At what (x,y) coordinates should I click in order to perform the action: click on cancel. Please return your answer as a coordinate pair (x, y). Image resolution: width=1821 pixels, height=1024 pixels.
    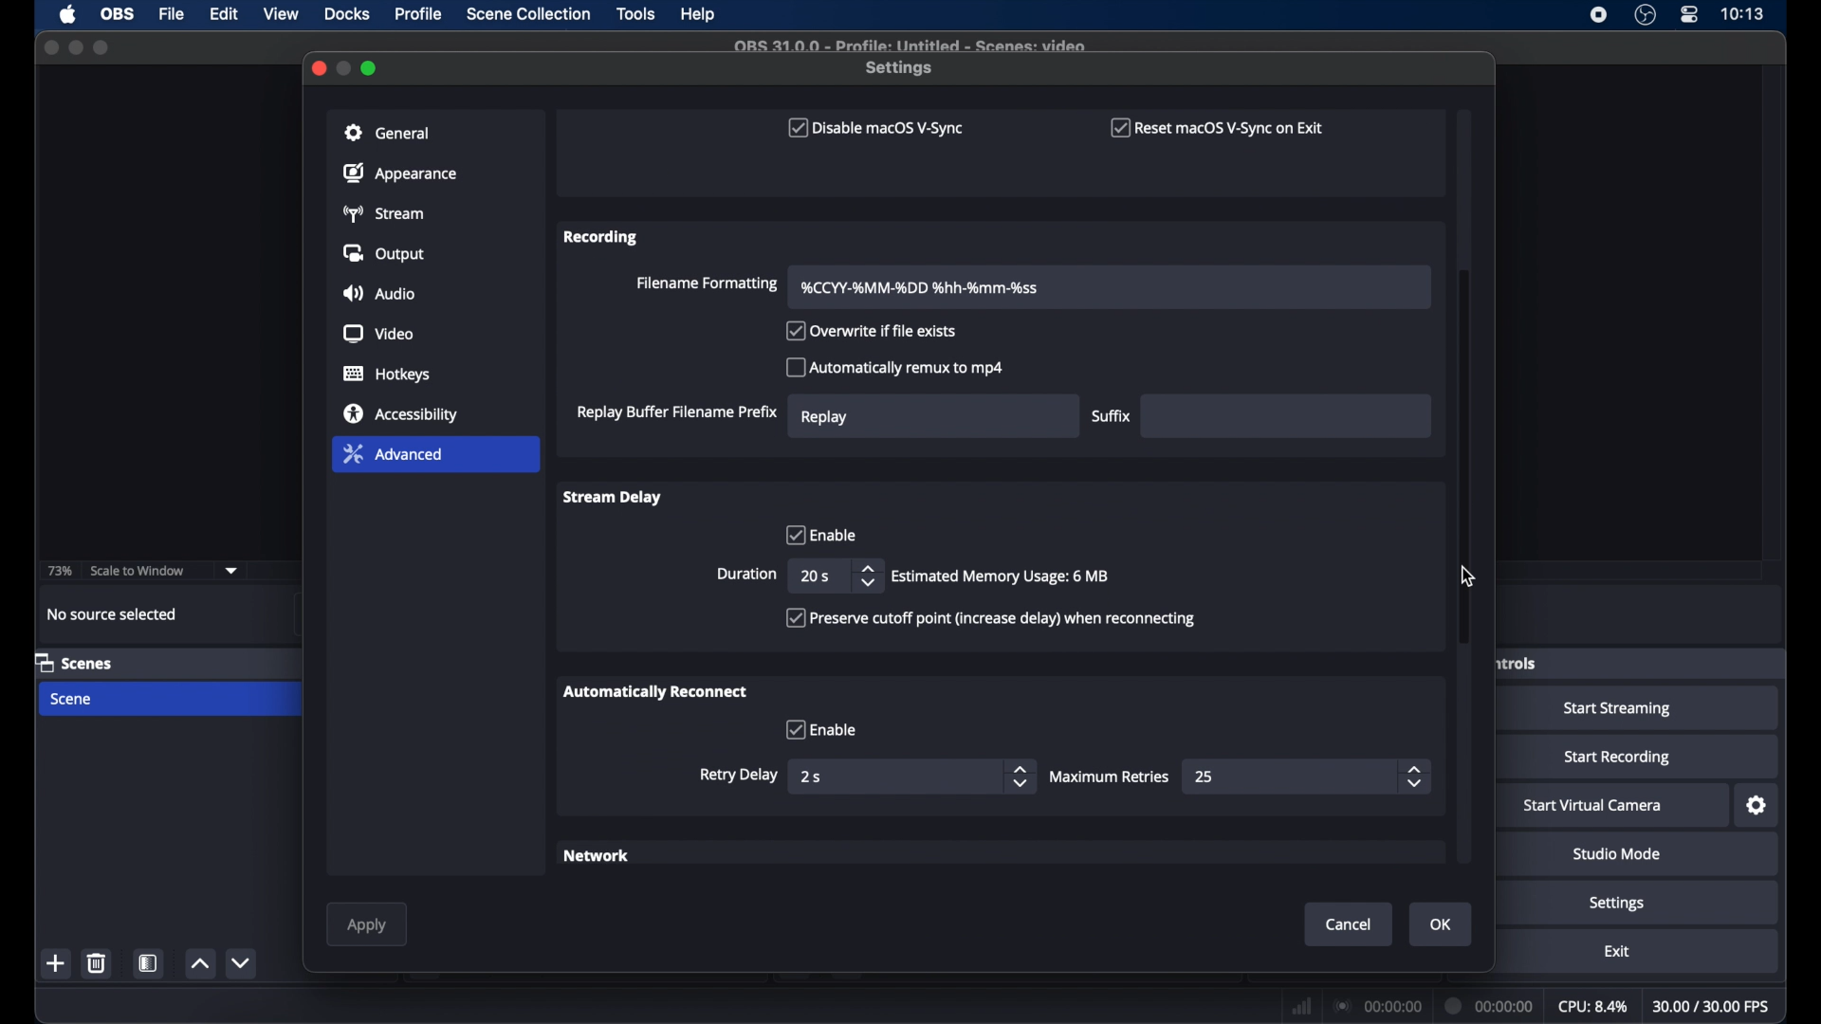
    Looking at the image, I should click on (1351, 924).